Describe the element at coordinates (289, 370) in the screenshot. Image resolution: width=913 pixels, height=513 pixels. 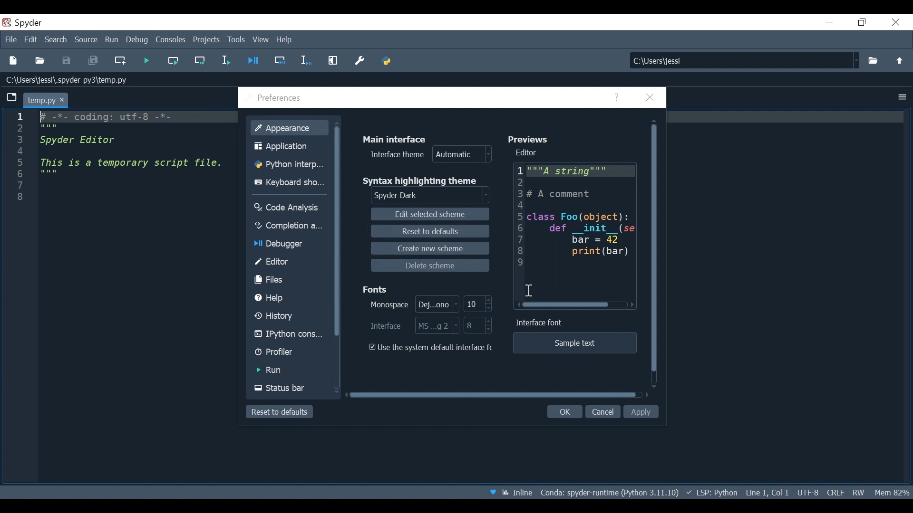
I see `Run` at that location.